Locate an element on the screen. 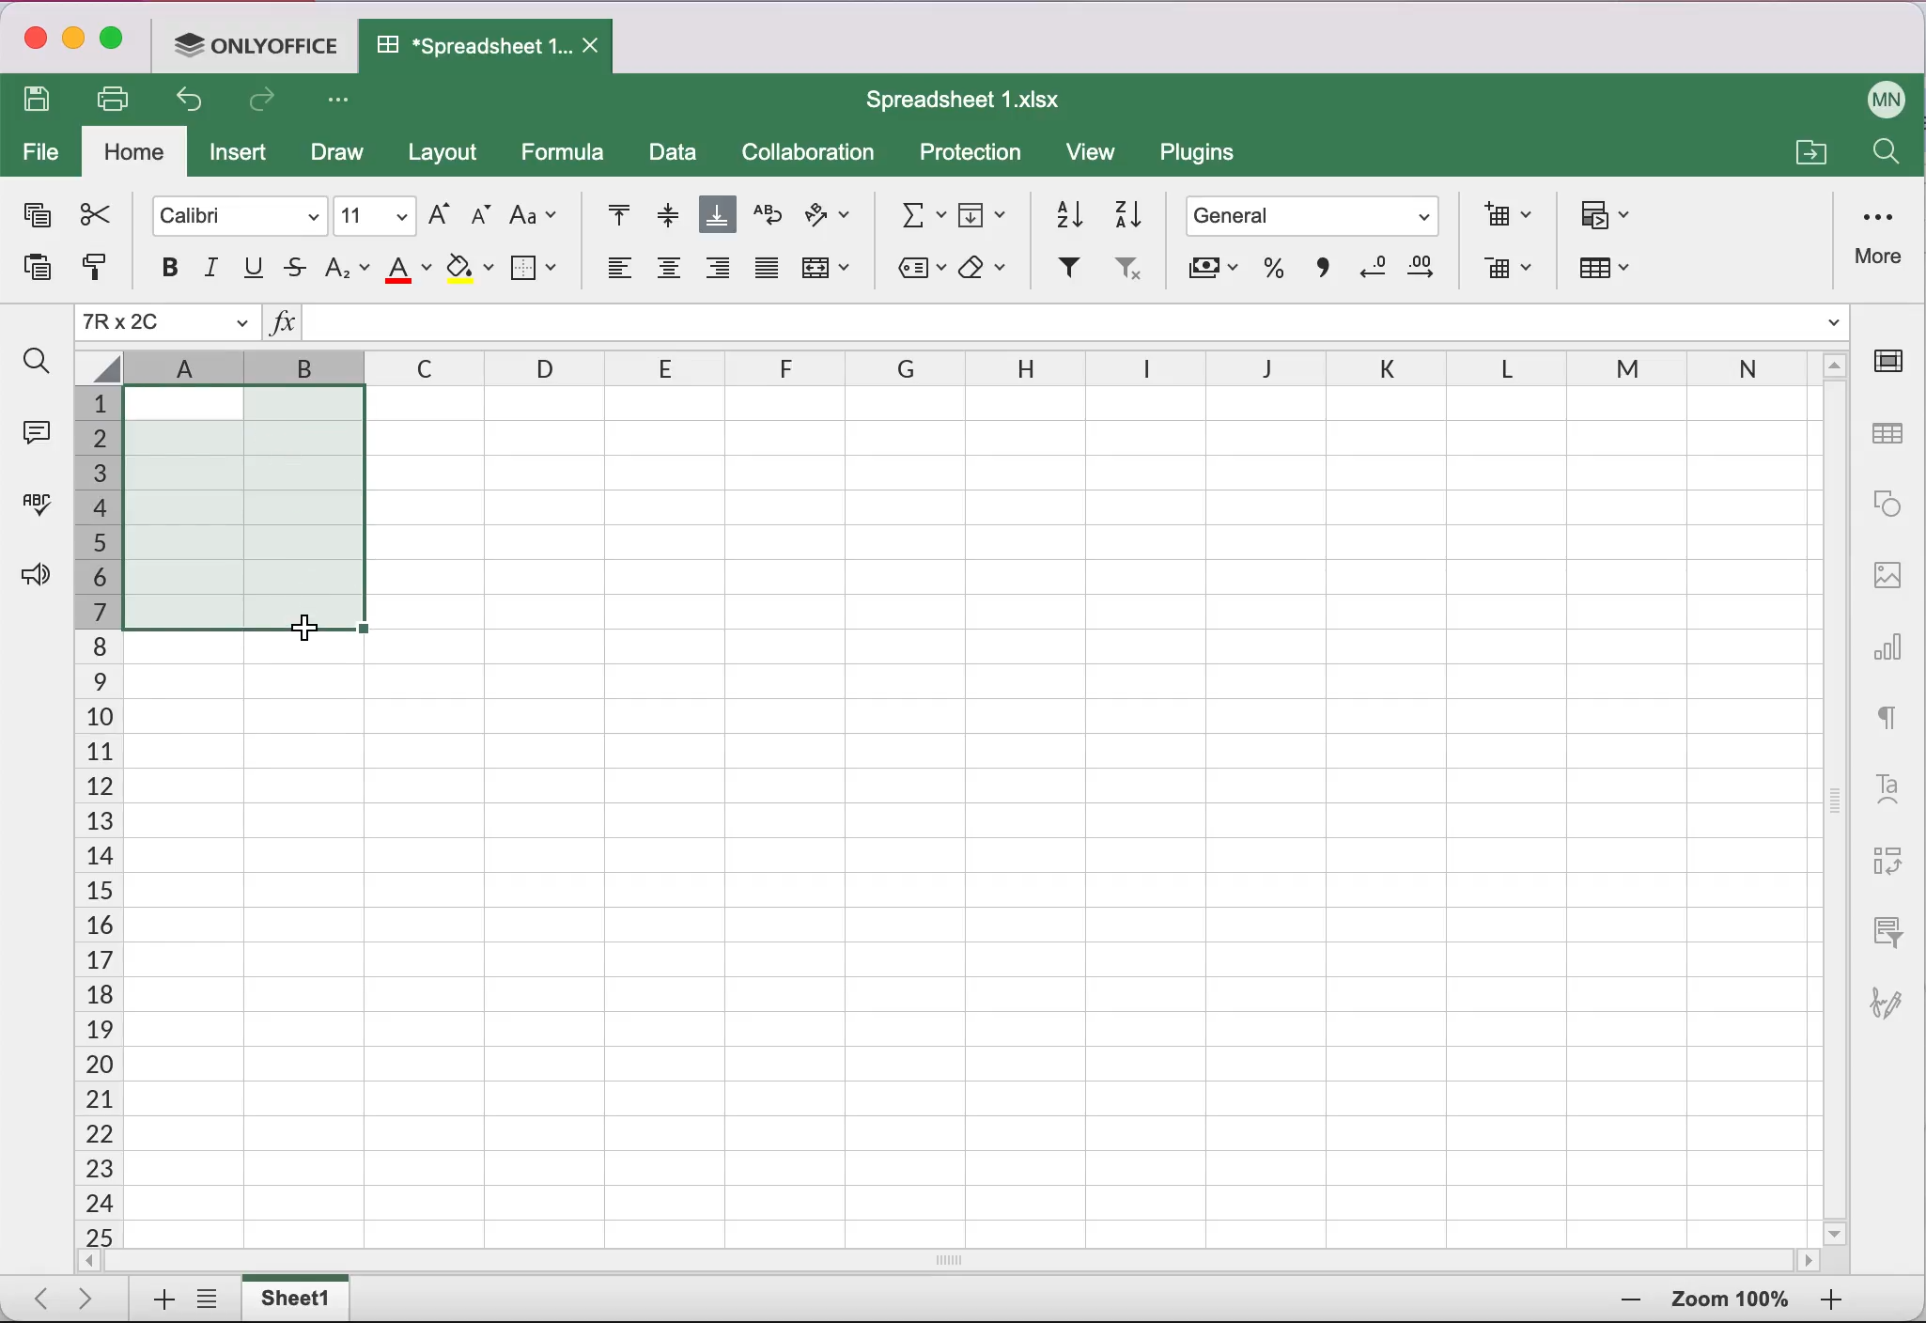 Image resolution: width=1926 pixels, height=1323 pixels. paste is located at coordinates (30, 273).